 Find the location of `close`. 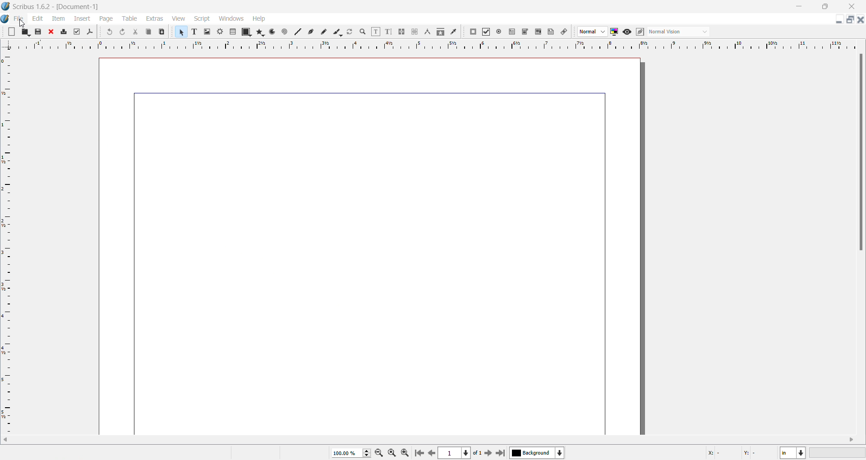

close is located at coordinates (861, 21).